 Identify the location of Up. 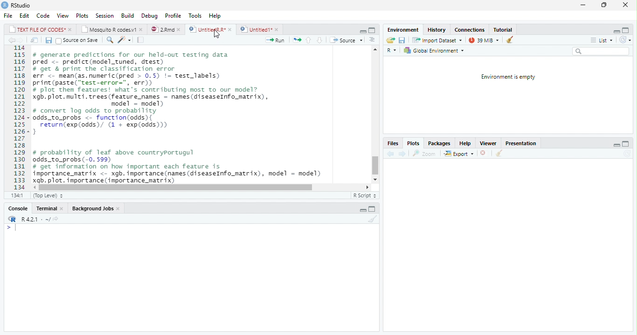
(308, 40).